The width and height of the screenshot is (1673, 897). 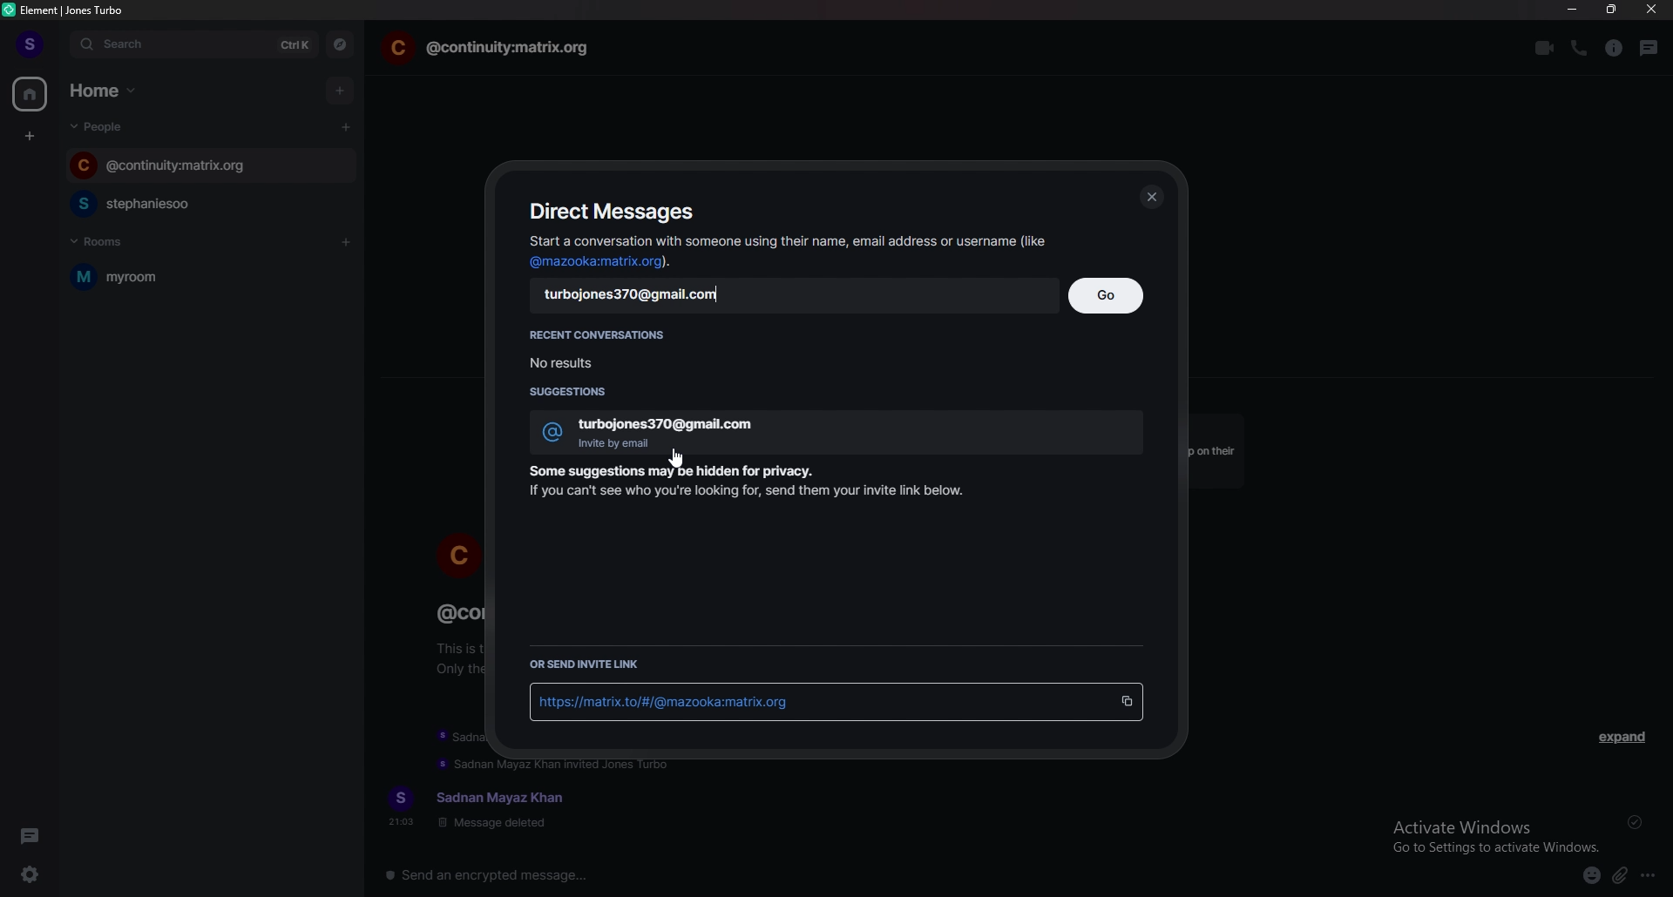 What do you see at coordinates (749, 874) in the screenshot?
I see `message input` at bounding box center [749, 874].